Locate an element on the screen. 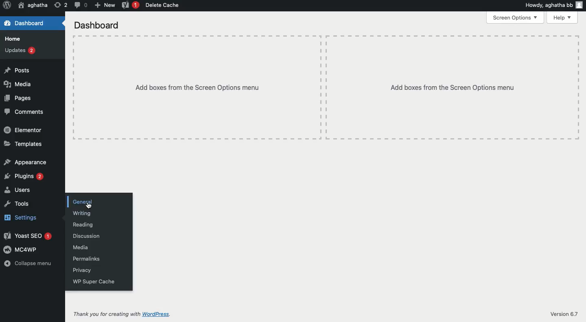  Appearance is located at coordinates (24, 161).